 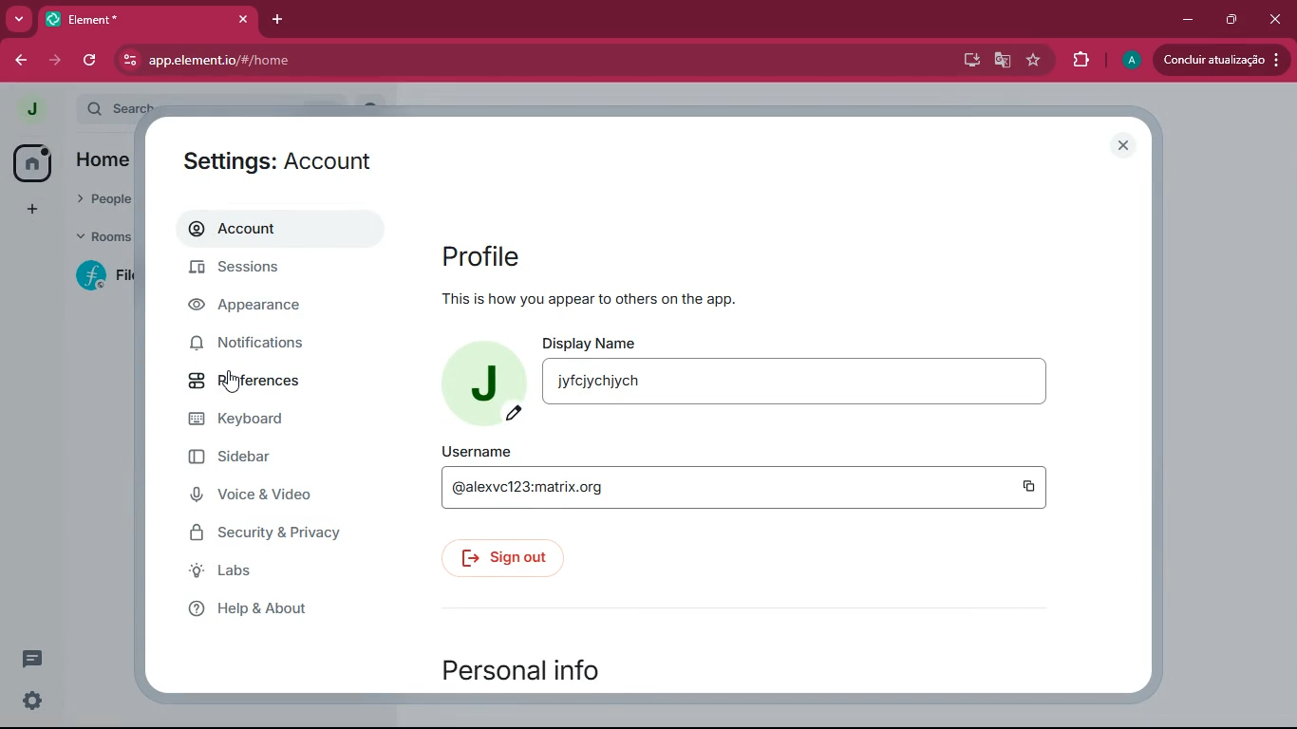 I want to click on cursor, so click(x=232, y=382).